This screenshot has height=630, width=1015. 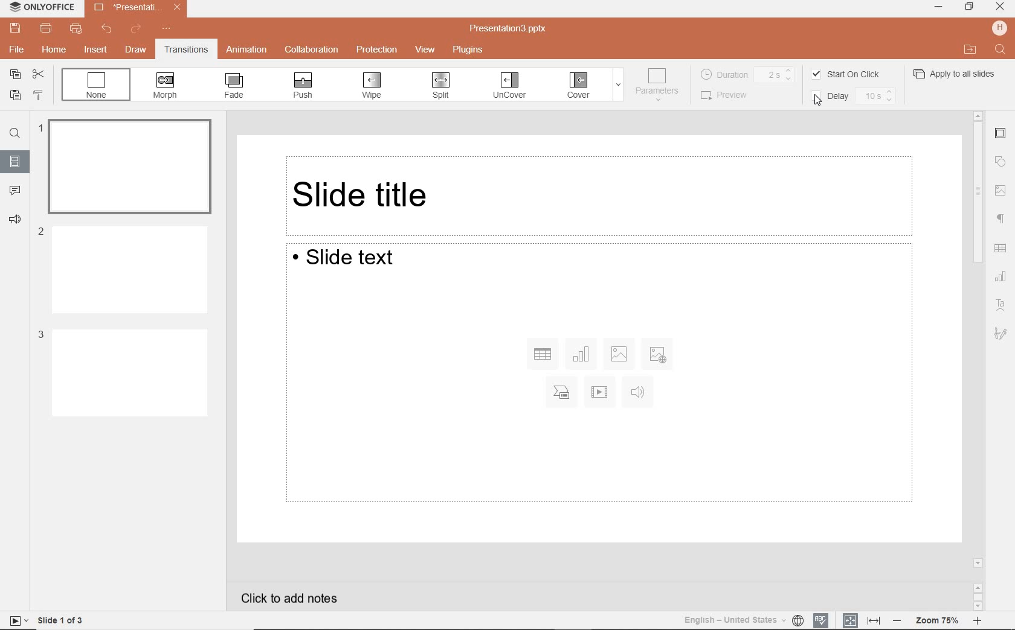 What do you see at coordinates (301, 86) in the screenshot?
I see `PUSH` at bounding box center [301, 86].